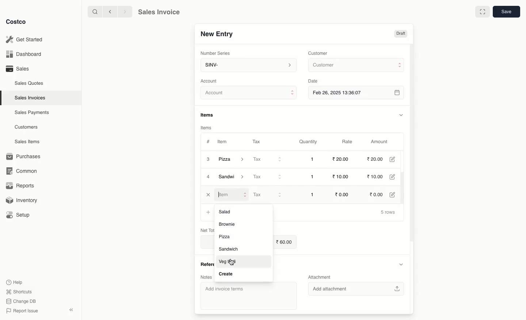 The height and width of the screenshot is (320, 526). I want to click on Hide, so click(401, 115).